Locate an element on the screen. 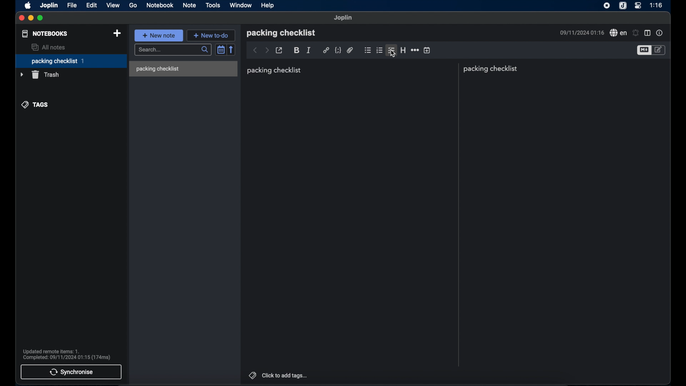 Image resolution: width=686 pixels, height=386 pixels. maximize is located at coordinates (41, 18).